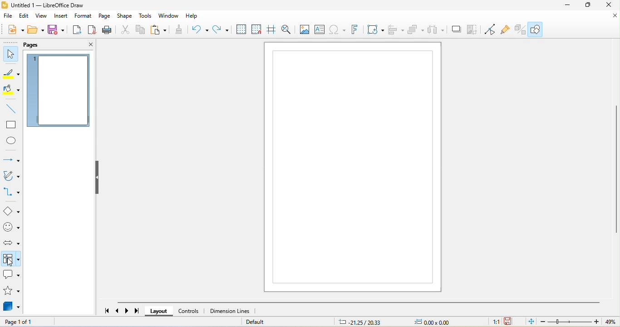 The height and width of the screenshot is (327, 620). What do you see at coordinates (10, 263) in the screenshot?
I see `cursor movement` at bounding box center [10, 263].